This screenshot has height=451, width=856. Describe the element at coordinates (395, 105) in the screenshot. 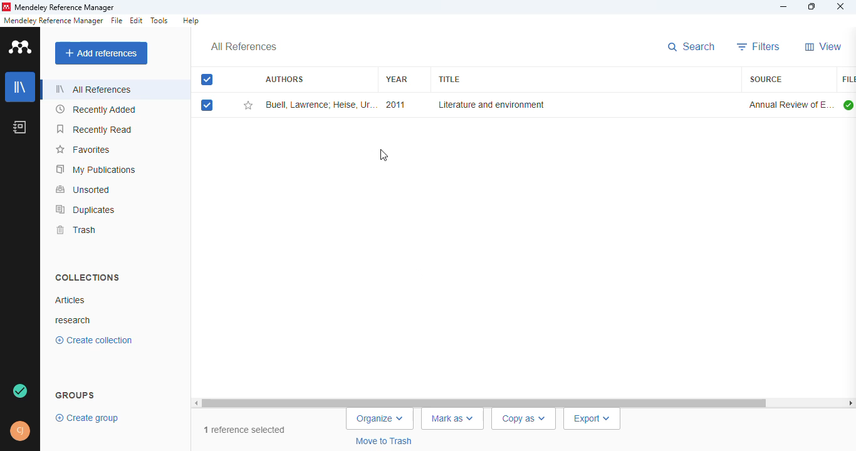

I see `2011` at that location.